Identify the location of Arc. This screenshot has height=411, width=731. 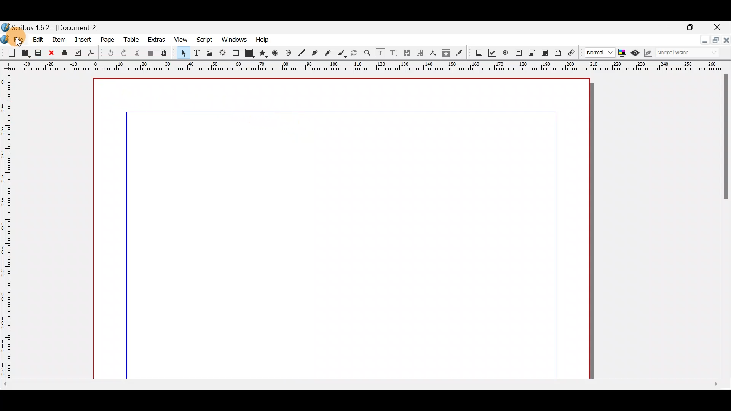
(276, 54).